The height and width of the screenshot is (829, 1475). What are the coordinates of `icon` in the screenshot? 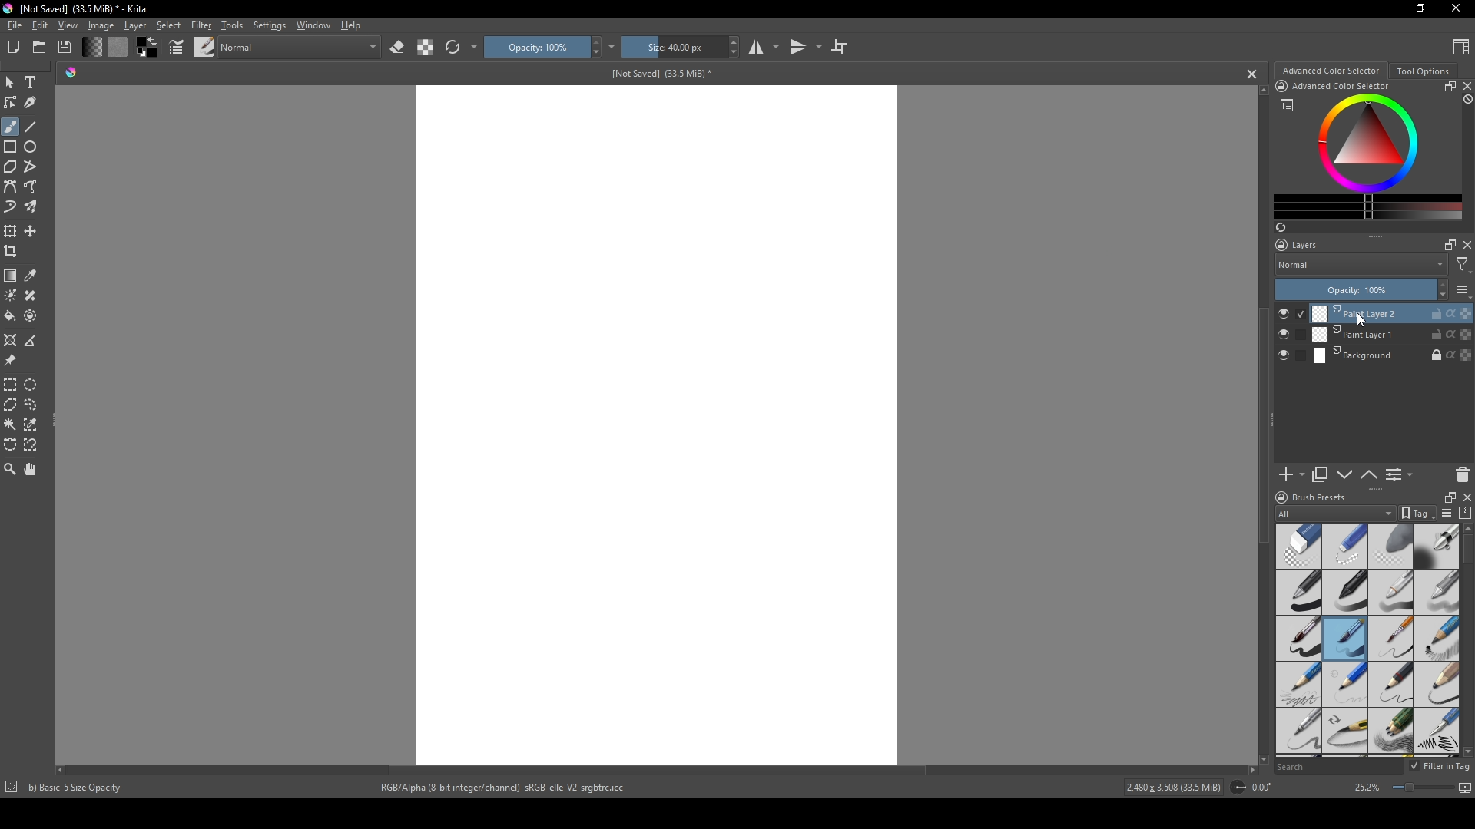 It's located at (1237, 788).